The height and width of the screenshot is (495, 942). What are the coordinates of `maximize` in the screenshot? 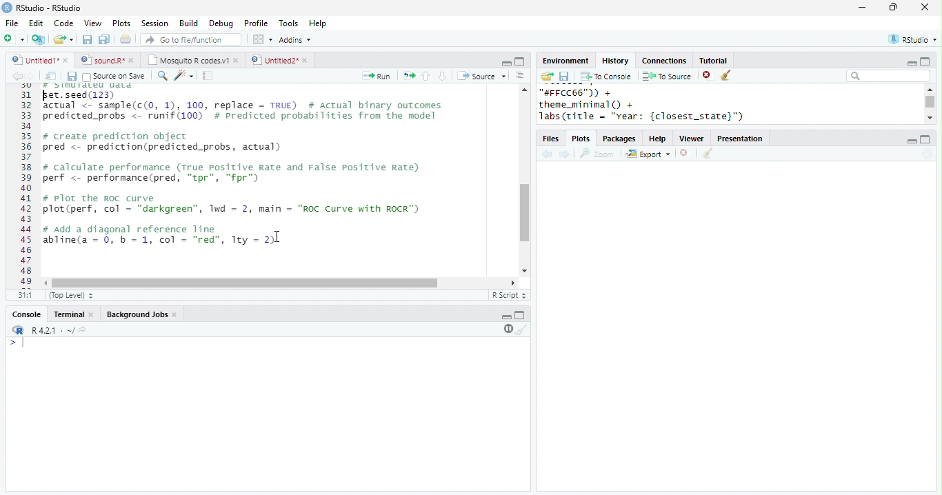 It's located at (925, 139).